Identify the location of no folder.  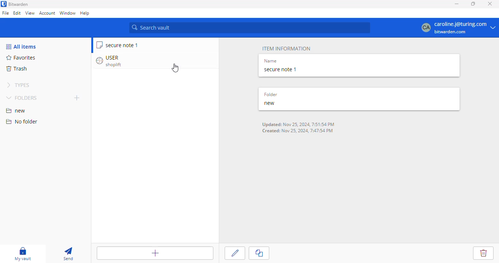
(22, 122).